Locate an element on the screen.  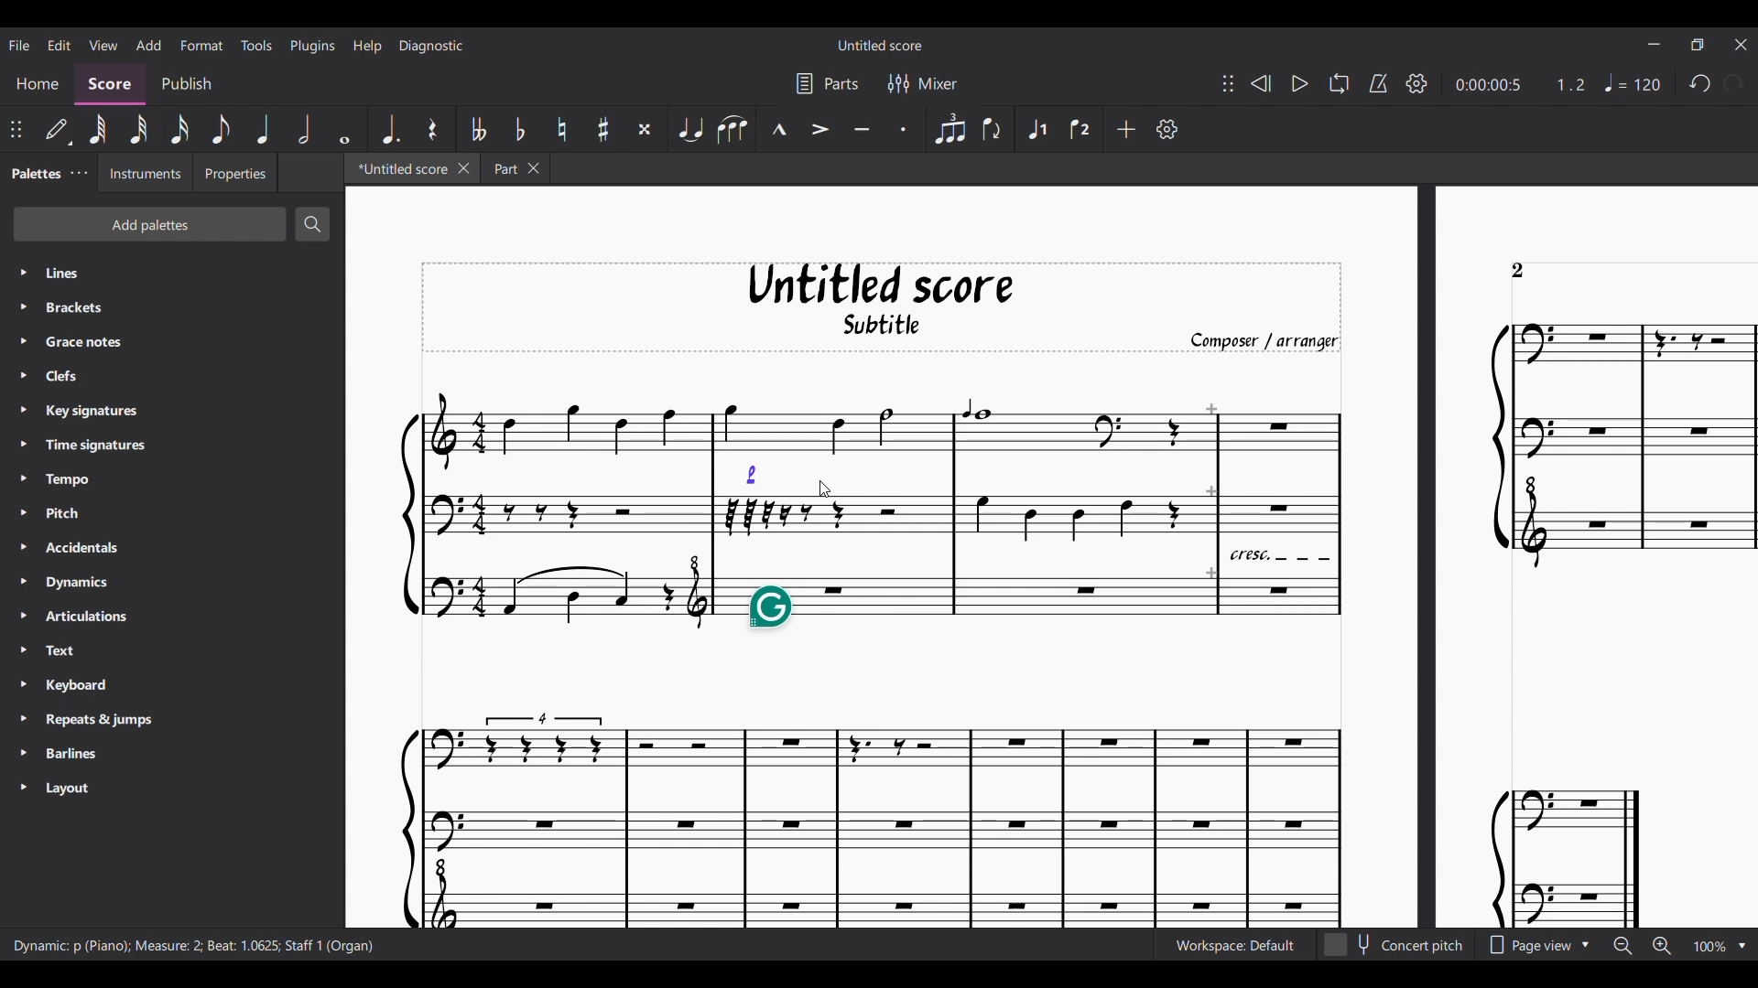
Customize toolbar is located at coordinates (1167, 129).